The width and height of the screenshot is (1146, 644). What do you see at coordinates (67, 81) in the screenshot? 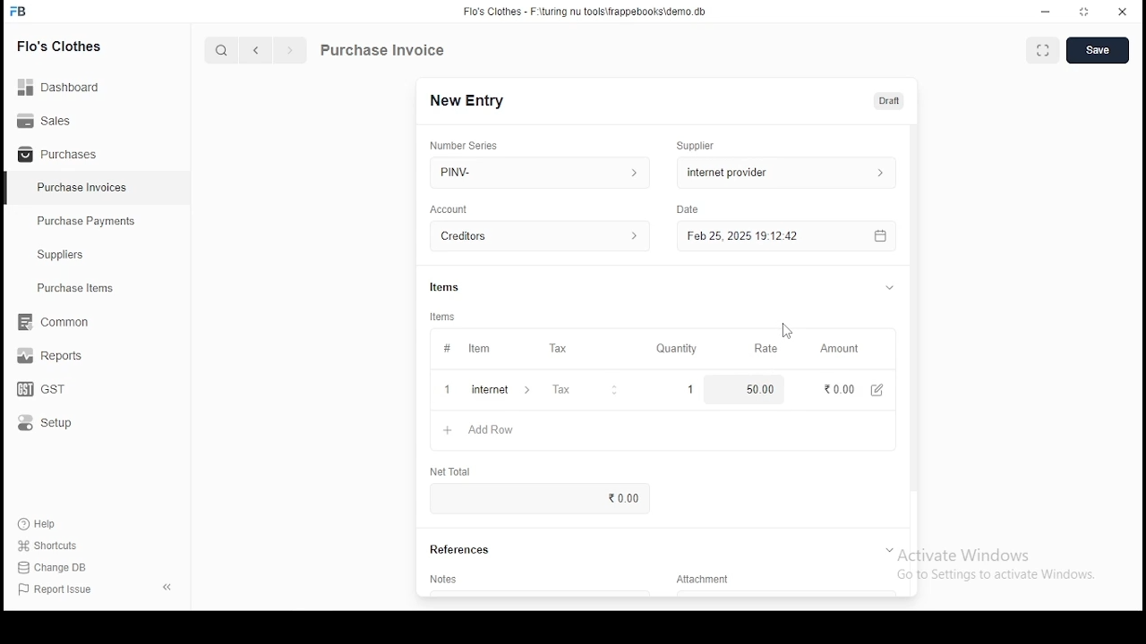
I see `dashboard` at bounding box center [67, 81].